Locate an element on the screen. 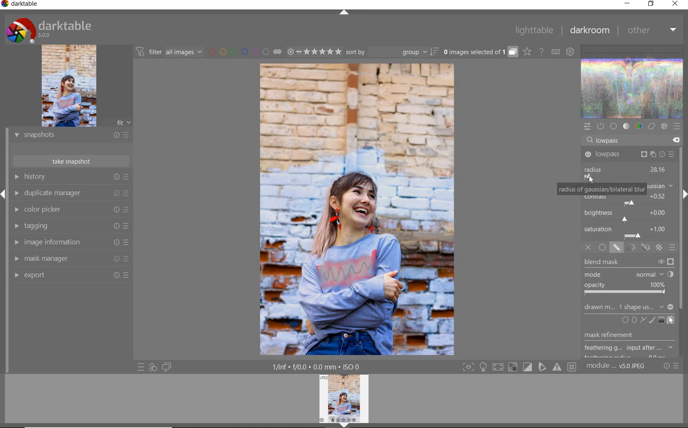 Image resolution: width=688 pixels, height=428 pixels. other is located at coordinates (652, 32).